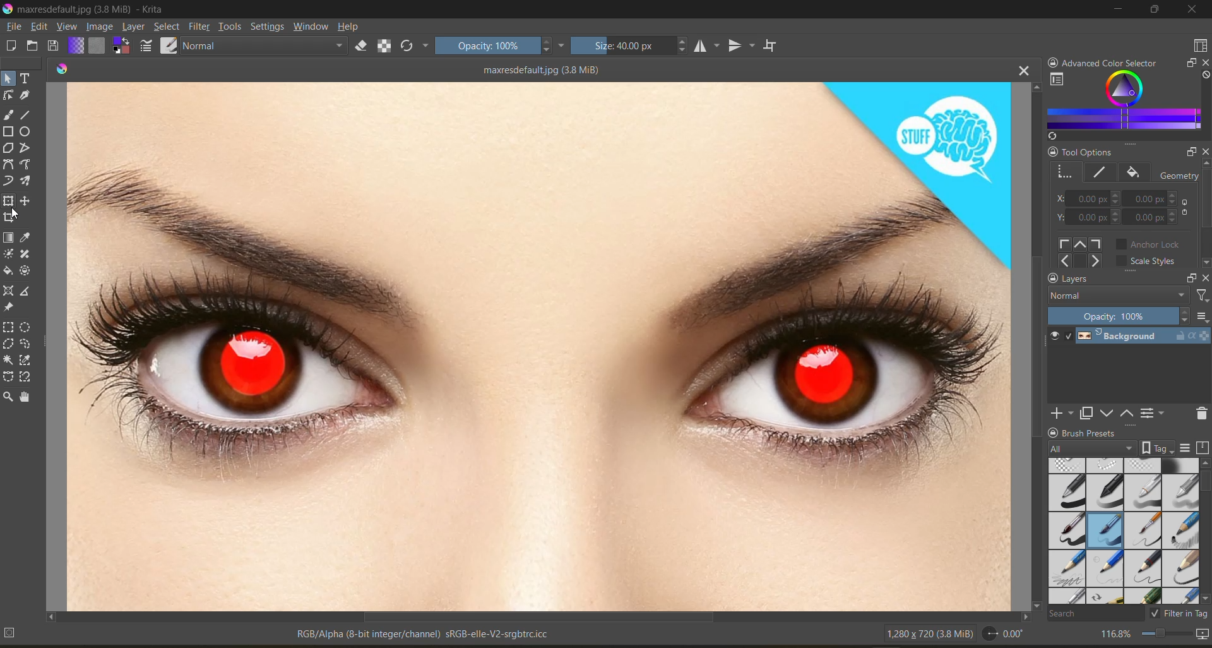 The width and height of the screenshot is (1212, 648). Describe the element at coordinates (743, 44) in the screenshot. I see `vertical  mirror tool` at that location.